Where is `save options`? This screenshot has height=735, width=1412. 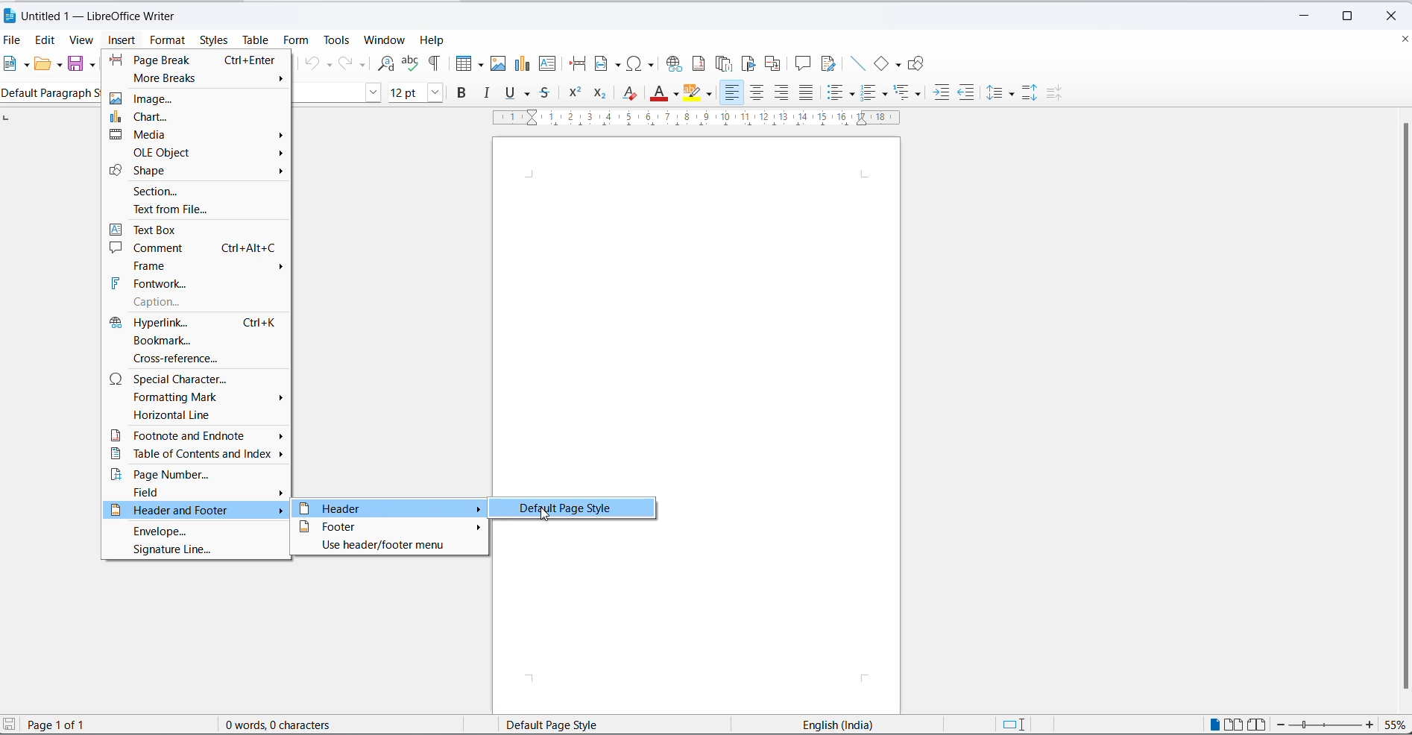
save options is located at coordinates (93, 64).